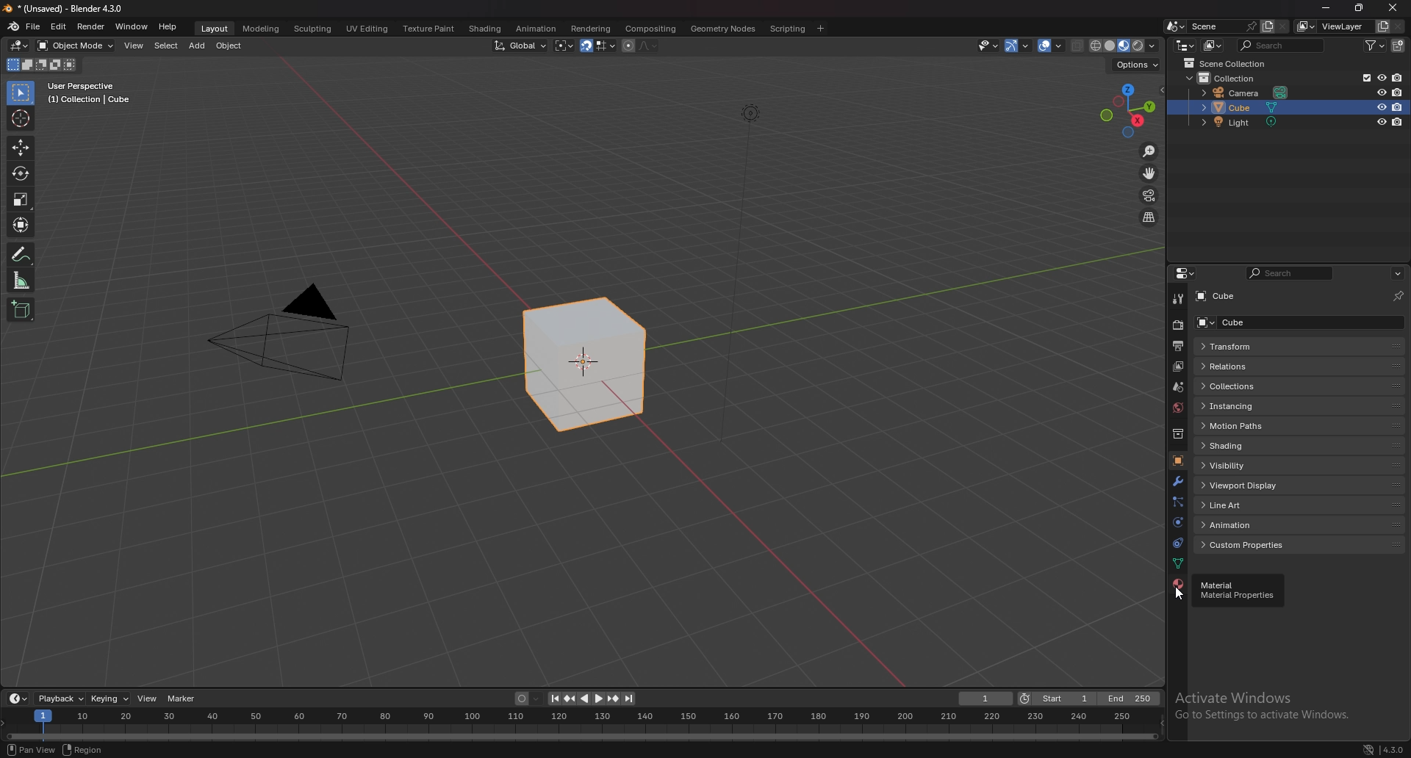  Describe the element at coordinates (1263, 710) in the screenshot. I see `Activate Windows Go to Settings to activate Windows.` at that location.